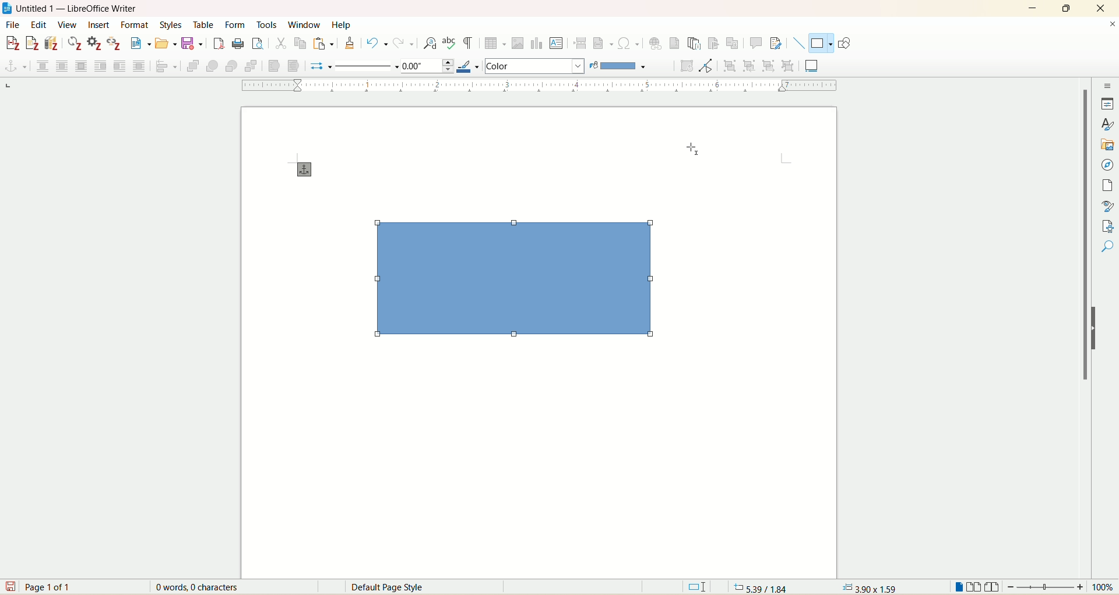 Image resolution: width=1119 pixels, height=595 pixels. What do you see at coordinates (689, 66) in the screenshot?
I see `rotate` at bounding box center [689, 66].